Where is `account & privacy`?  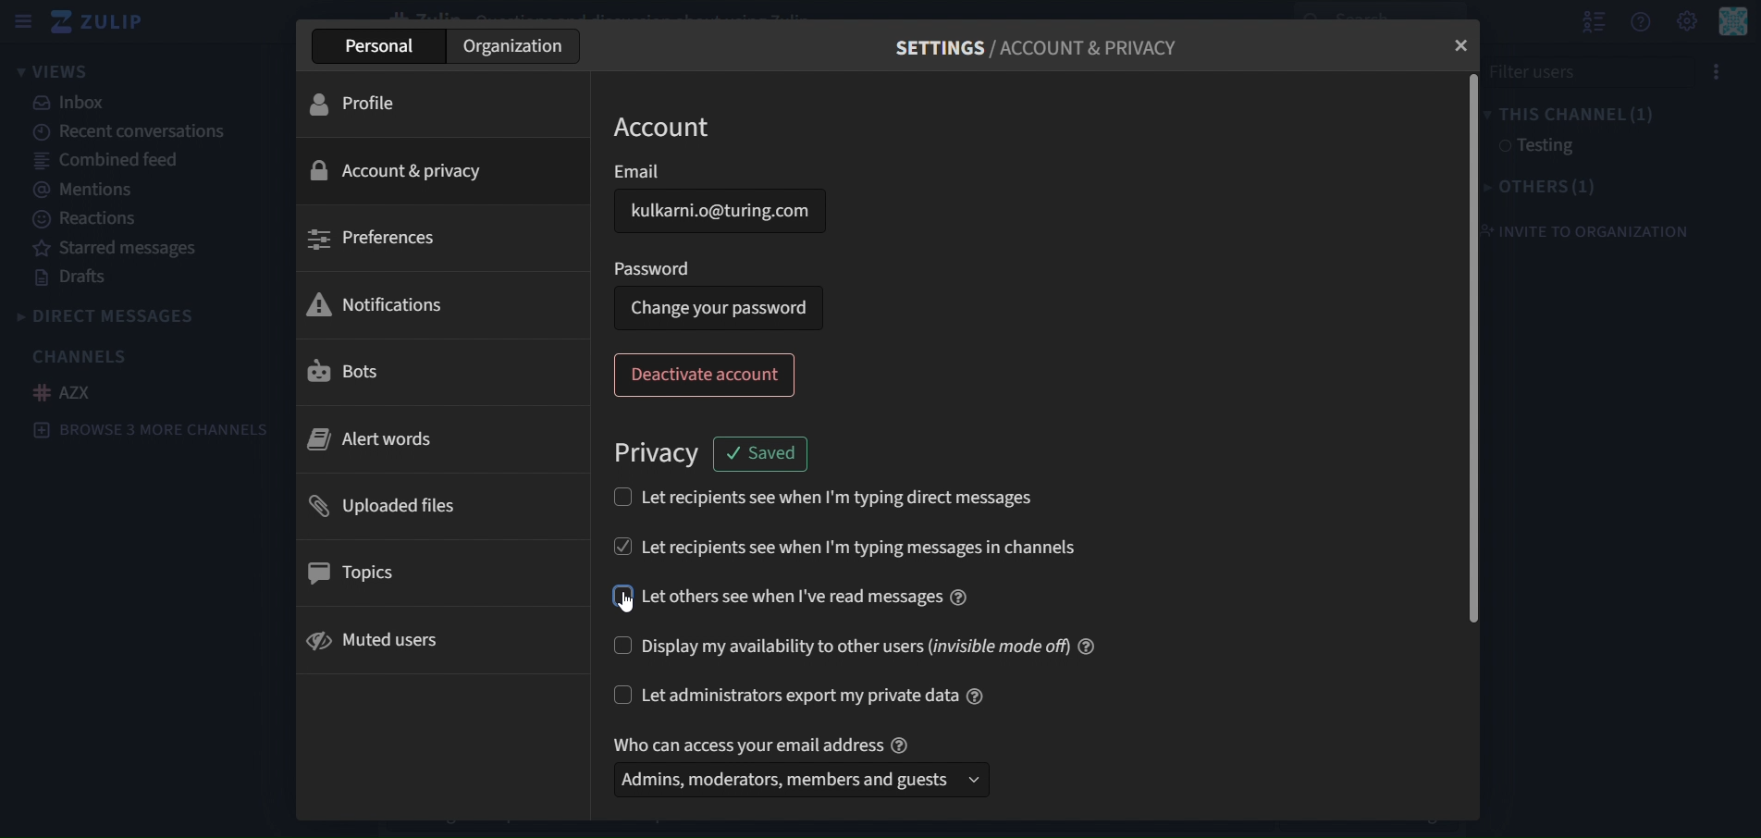 account & privacy is located at coordinates (407, 170).